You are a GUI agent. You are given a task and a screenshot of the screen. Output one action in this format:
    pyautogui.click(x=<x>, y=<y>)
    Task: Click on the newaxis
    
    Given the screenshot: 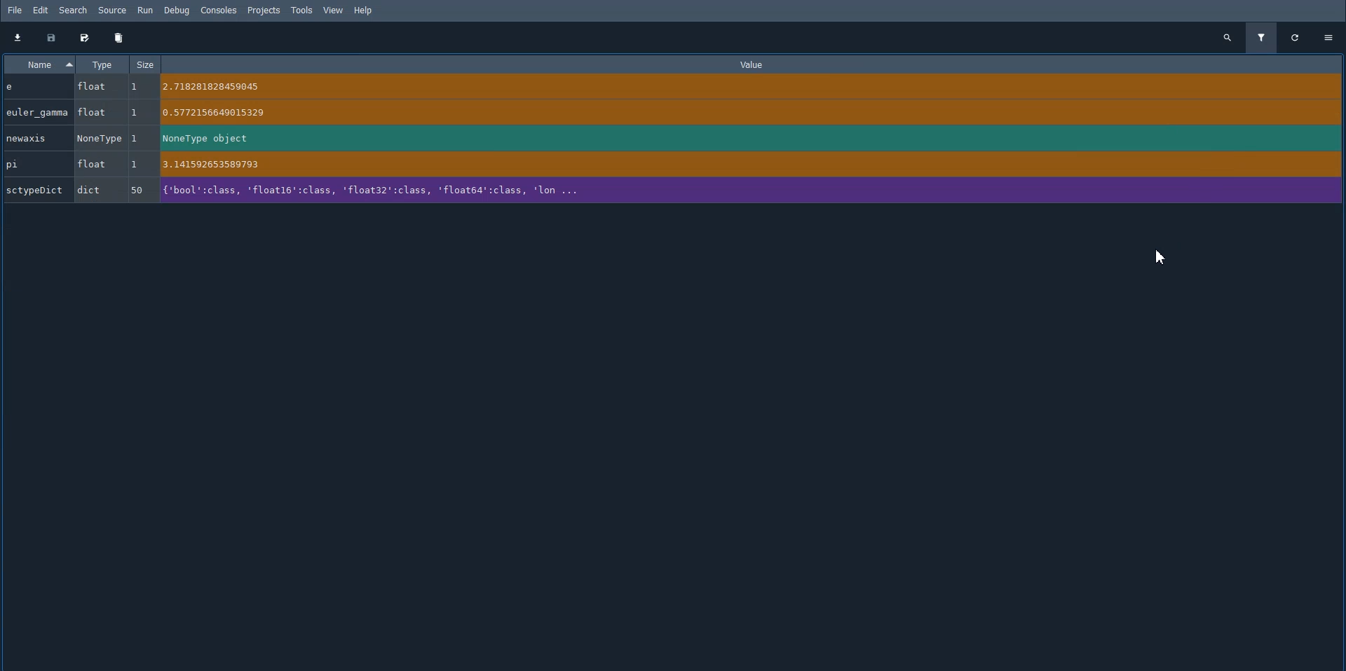 What is the action you would take?
    pyautogui.click(x=33, y=137)
    